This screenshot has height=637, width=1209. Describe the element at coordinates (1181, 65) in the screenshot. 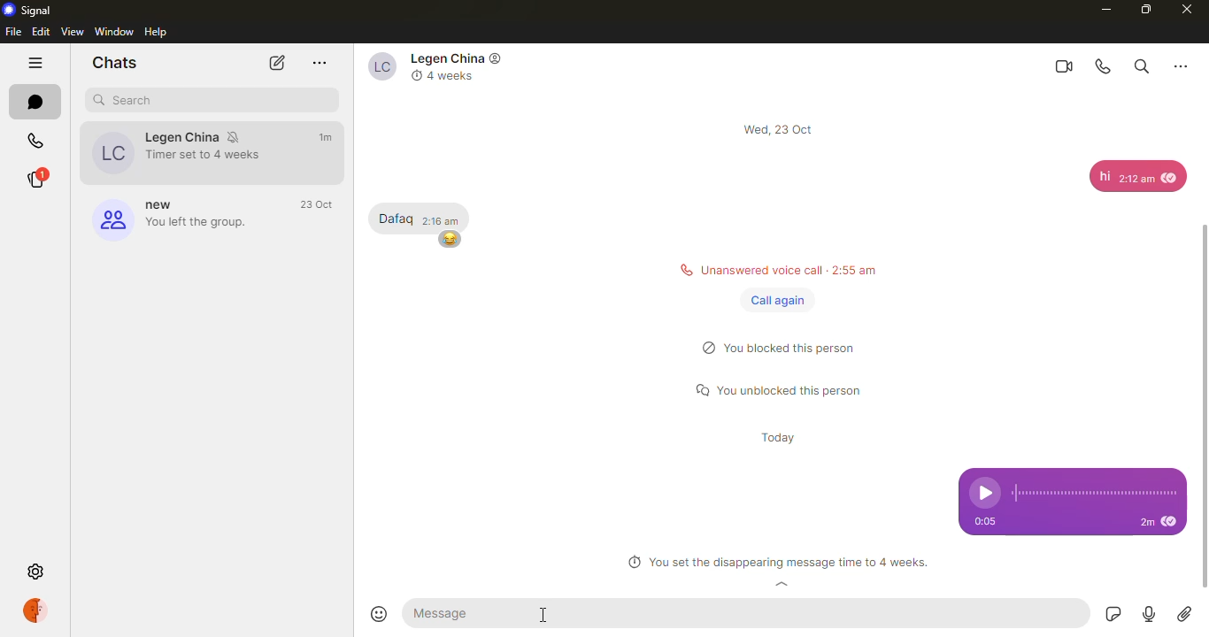

I see `more` at that location.